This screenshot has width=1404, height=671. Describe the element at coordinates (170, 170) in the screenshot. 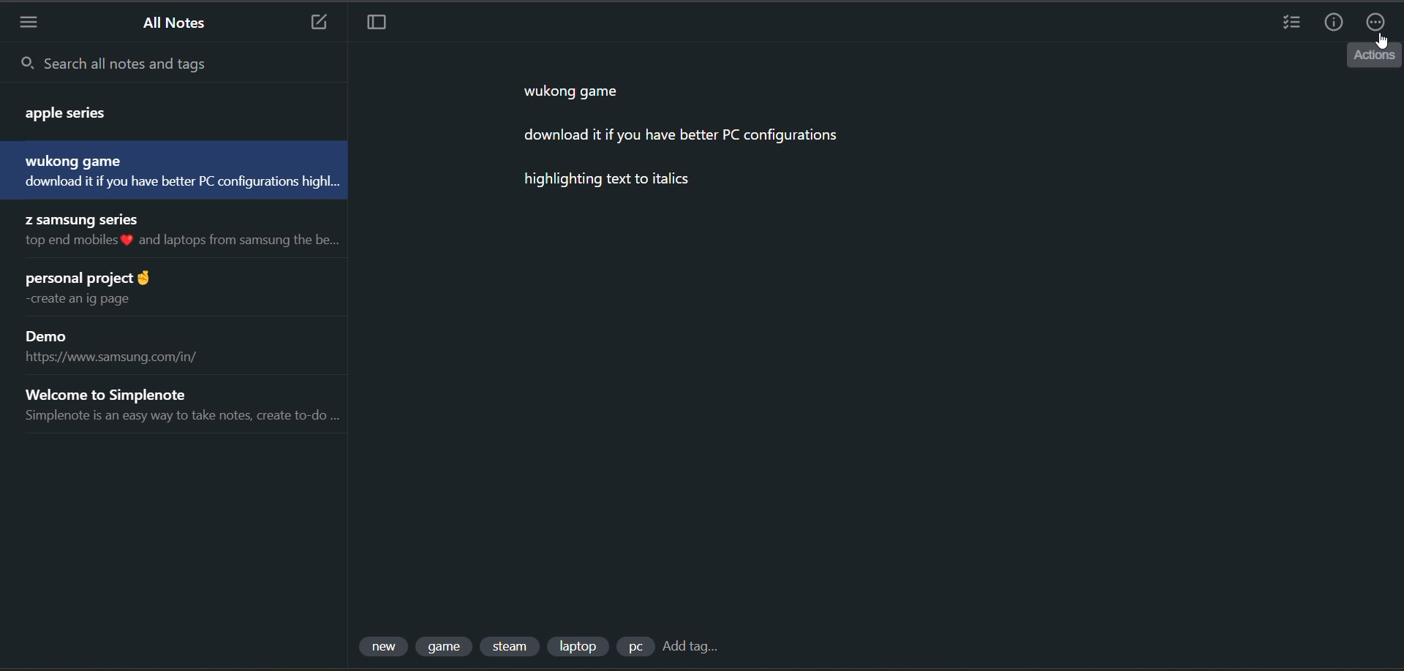

I see `note title and preview` at that location.